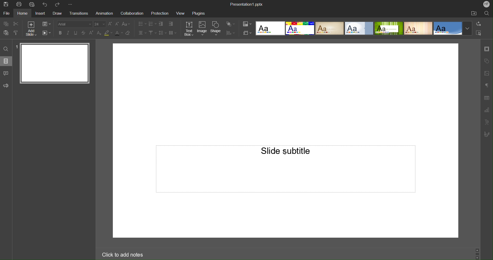 This screenshot has height=260, width=493. What do you see at coordinates (467, 29) in the screenshot?
I see `More templates` at bounding box center [467, 29].